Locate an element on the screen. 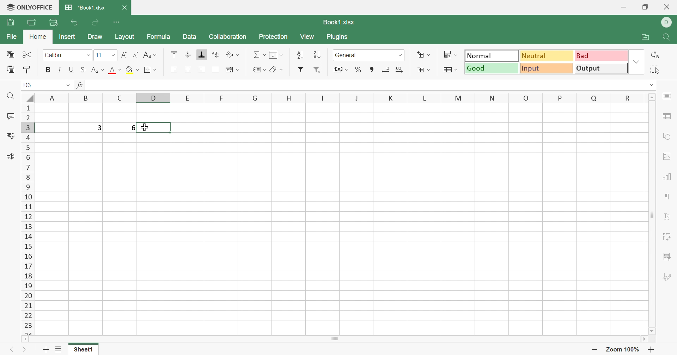 The width and height of the screenshot is (677, 355). Justified is located at coordinates (215, 70).